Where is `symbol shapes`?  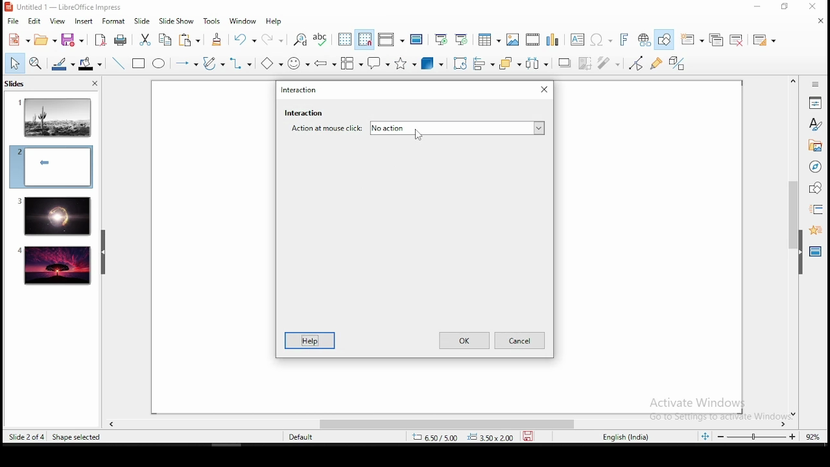 symbol shapes is located at coordinates (298, 64).